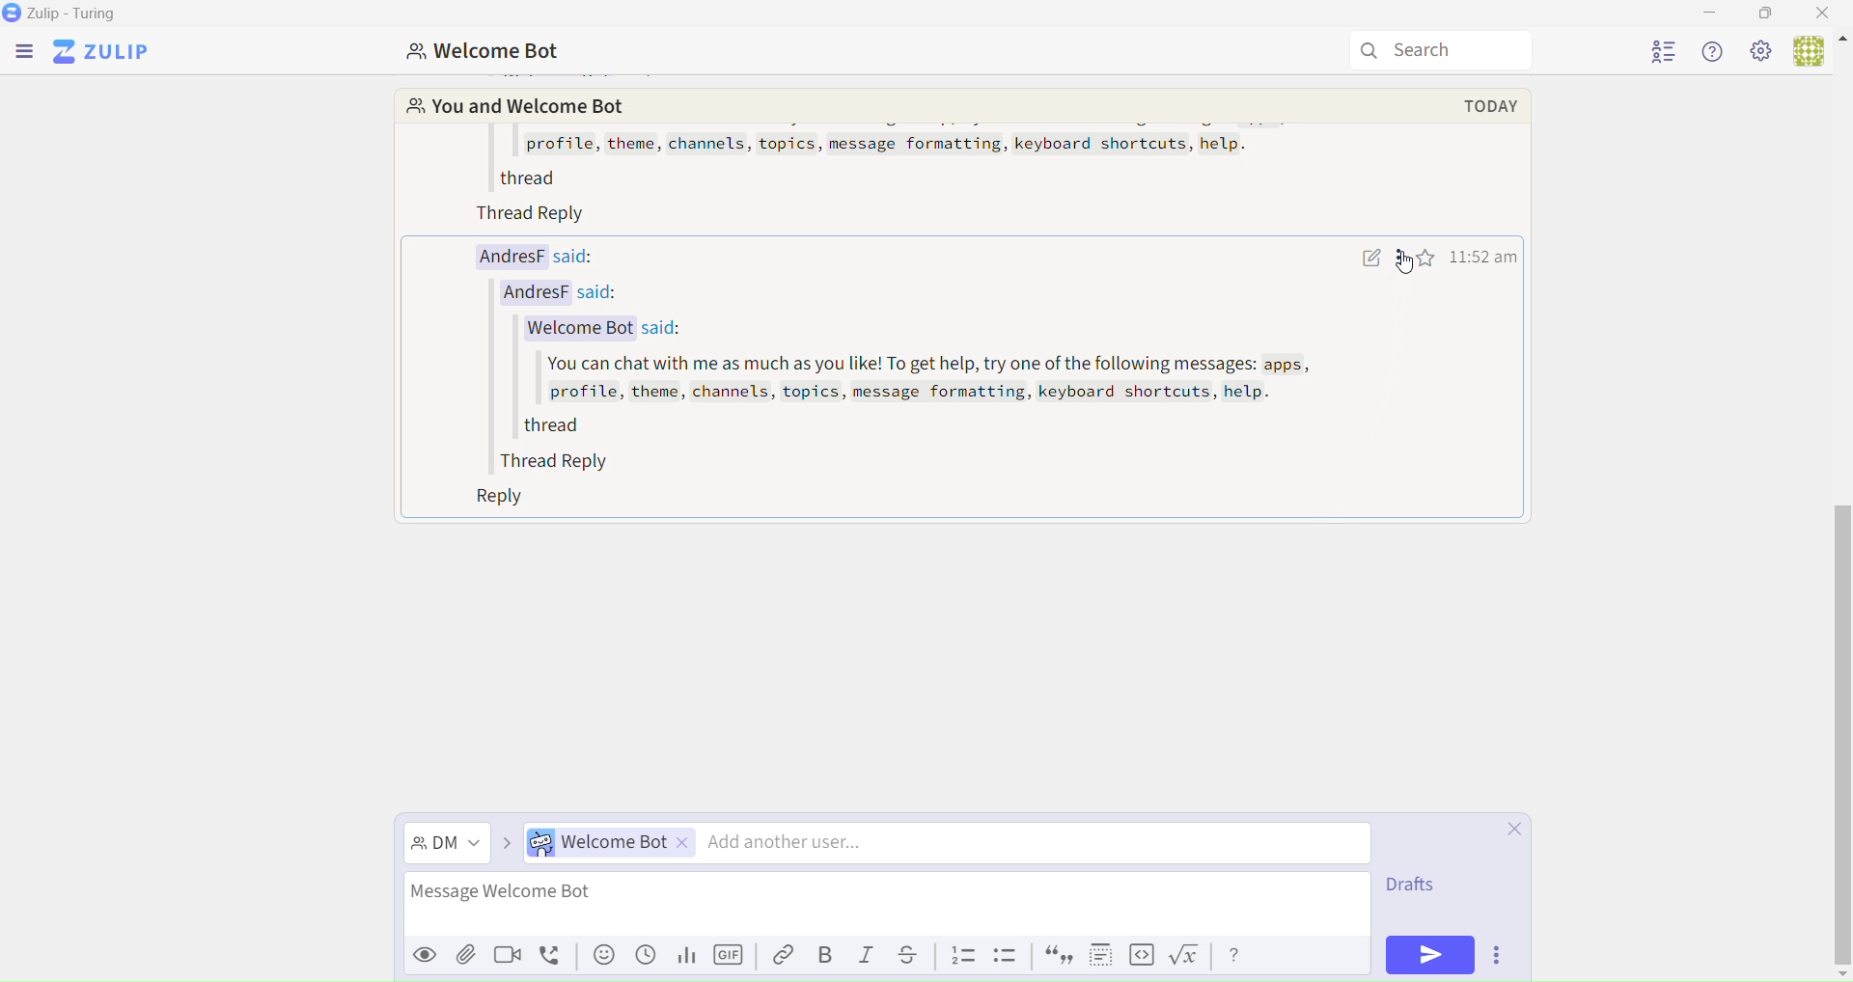 This screenshot has width=1853, height=982. I want to click on You can chat with me as much as you like! To get help, try one of the following messages: apps,
profile, theme, channels, topics, message formatting, keyboard shortcuts, help., so click(920, 385).